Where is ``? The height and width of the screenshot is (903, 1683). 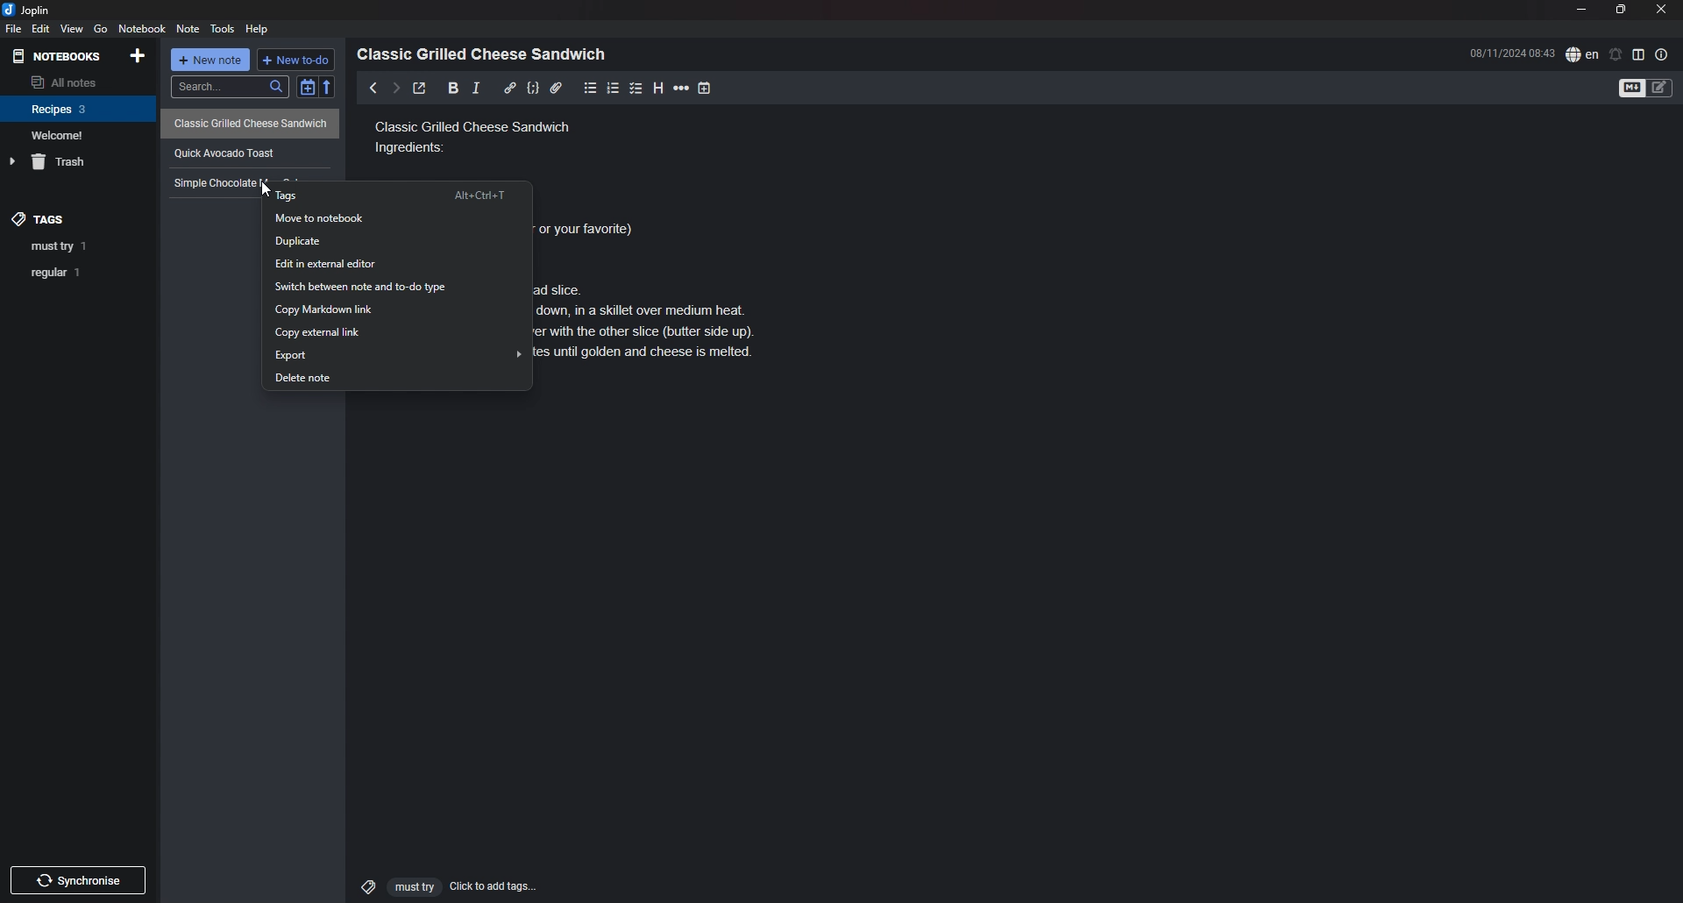
 is located at coordinates (78, 877).